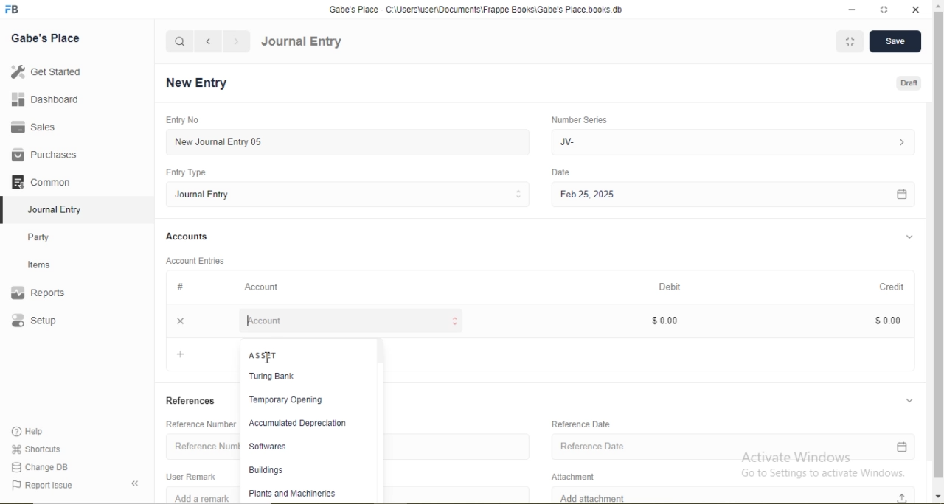 The image size is (944, 504). What do you see at coordinates (207, 41) in the screenshot?
I see `navigate backward` at bounding box center [207, 41].